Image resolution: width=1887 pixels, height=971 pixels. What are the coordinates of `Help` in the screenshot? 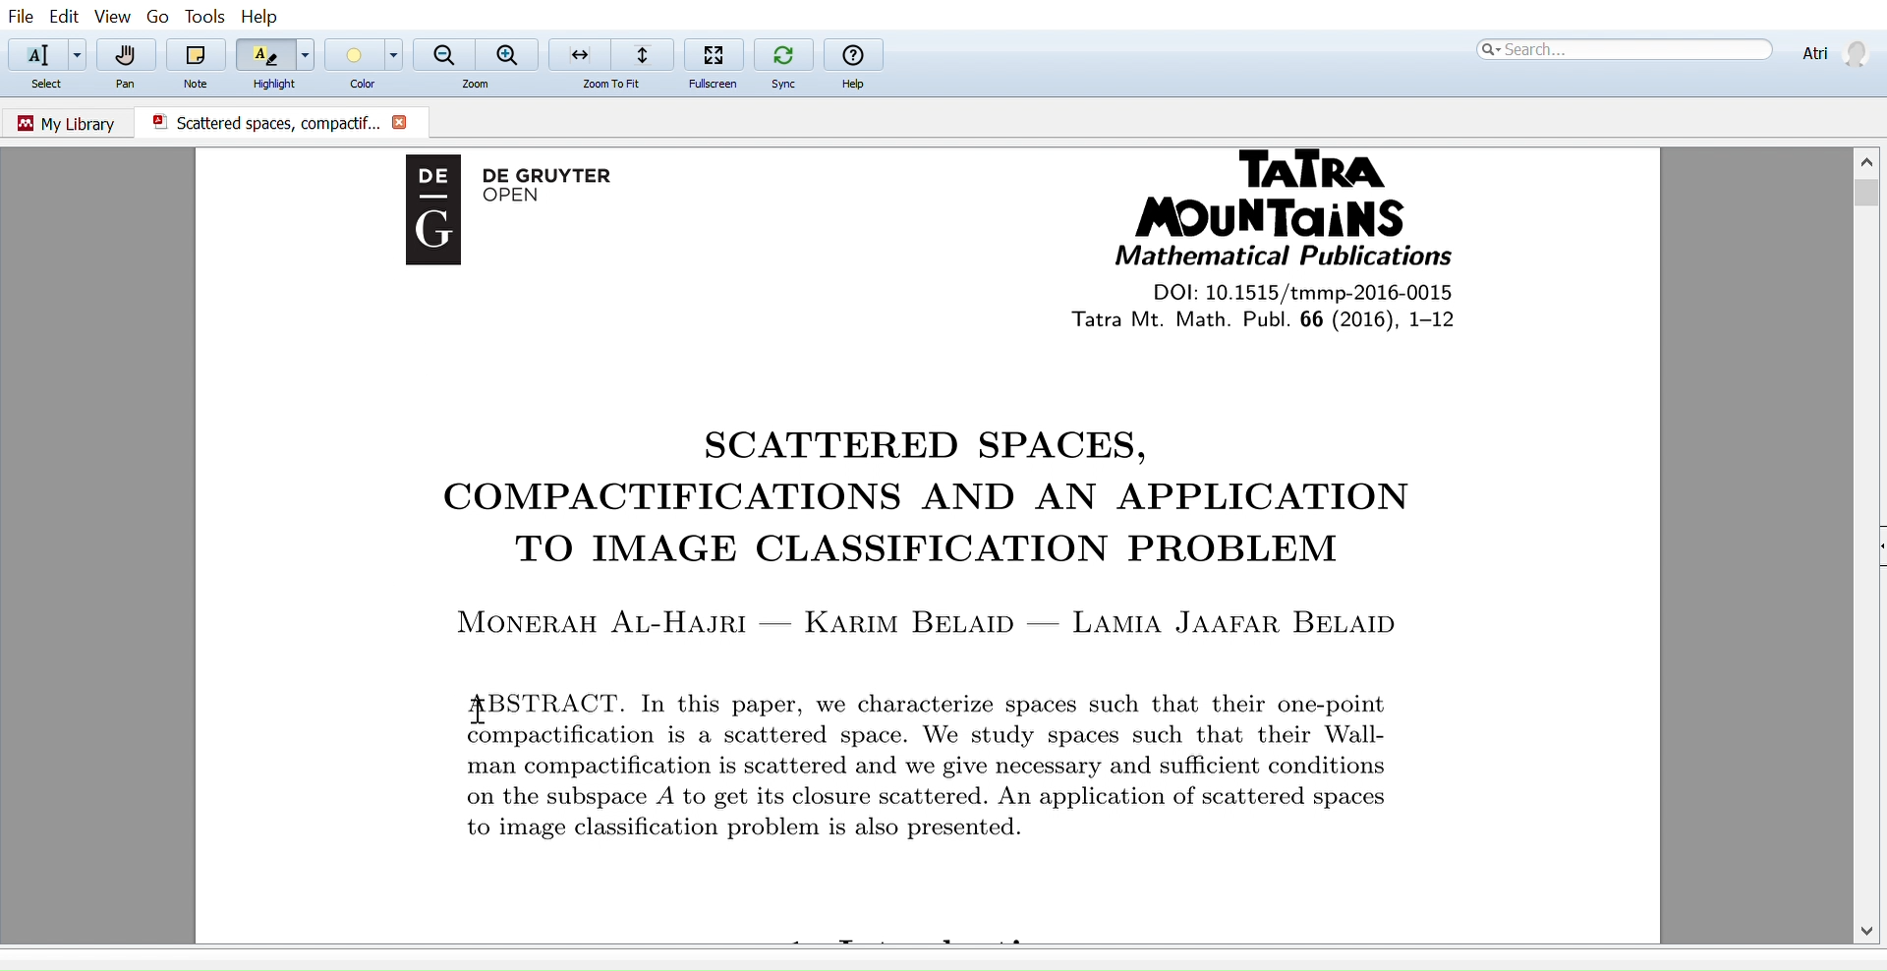 It's located at (264, 17).